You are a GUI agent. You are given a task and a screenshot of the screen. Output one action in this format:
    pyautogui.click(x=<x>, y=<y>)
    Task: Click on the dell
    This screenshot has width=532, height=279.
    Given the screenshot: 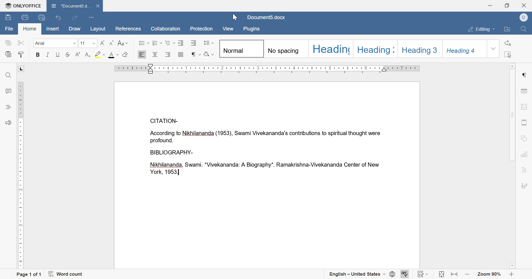 What is the action you would take?
    pyautogui.click(x=524, y=18)
    